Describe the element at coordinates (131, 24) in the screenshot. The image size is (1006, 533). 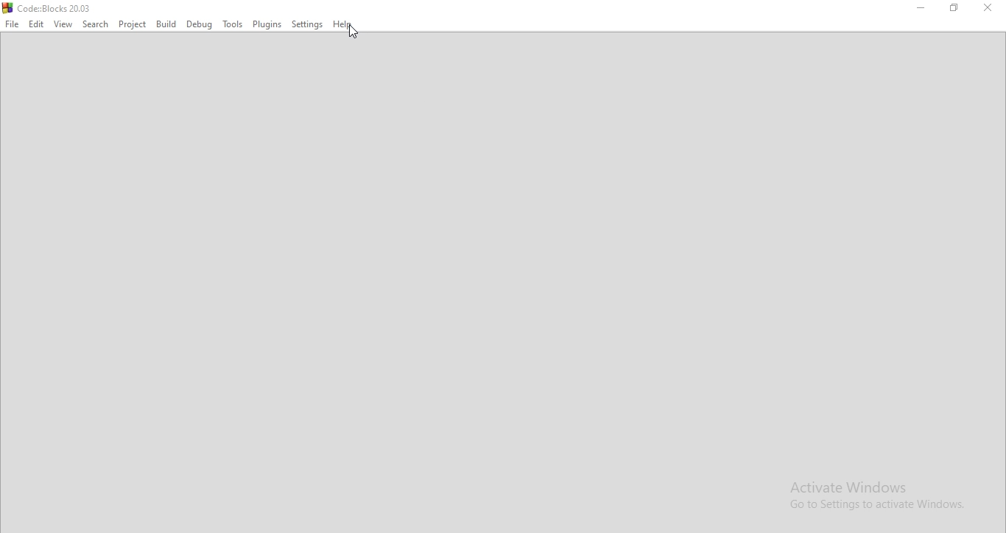
I see `Project ` at that location.